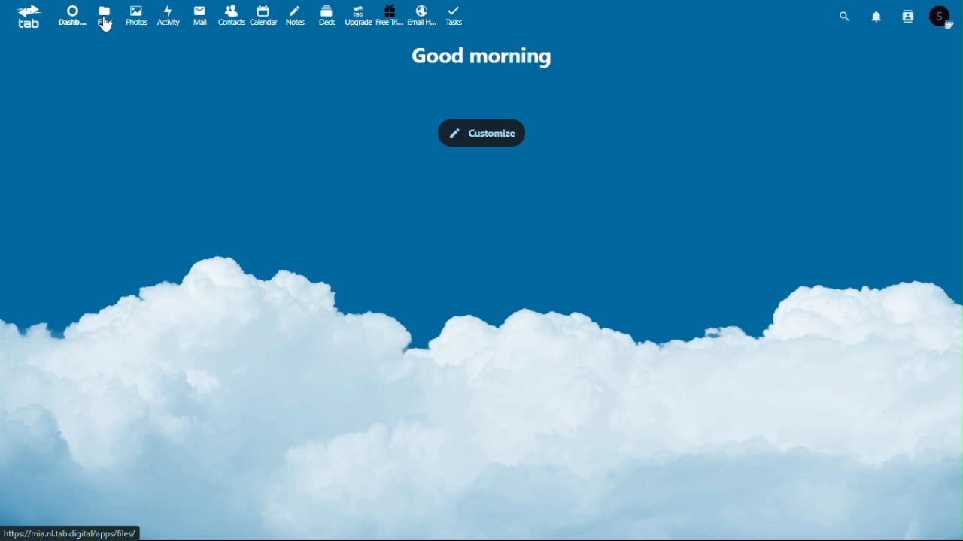 Image resolution: width=963 pixels, height=541 pixels. What do you see at coordinates (324, 15) in the screenshot?
I see `deck` at bounding box center [324, 15].